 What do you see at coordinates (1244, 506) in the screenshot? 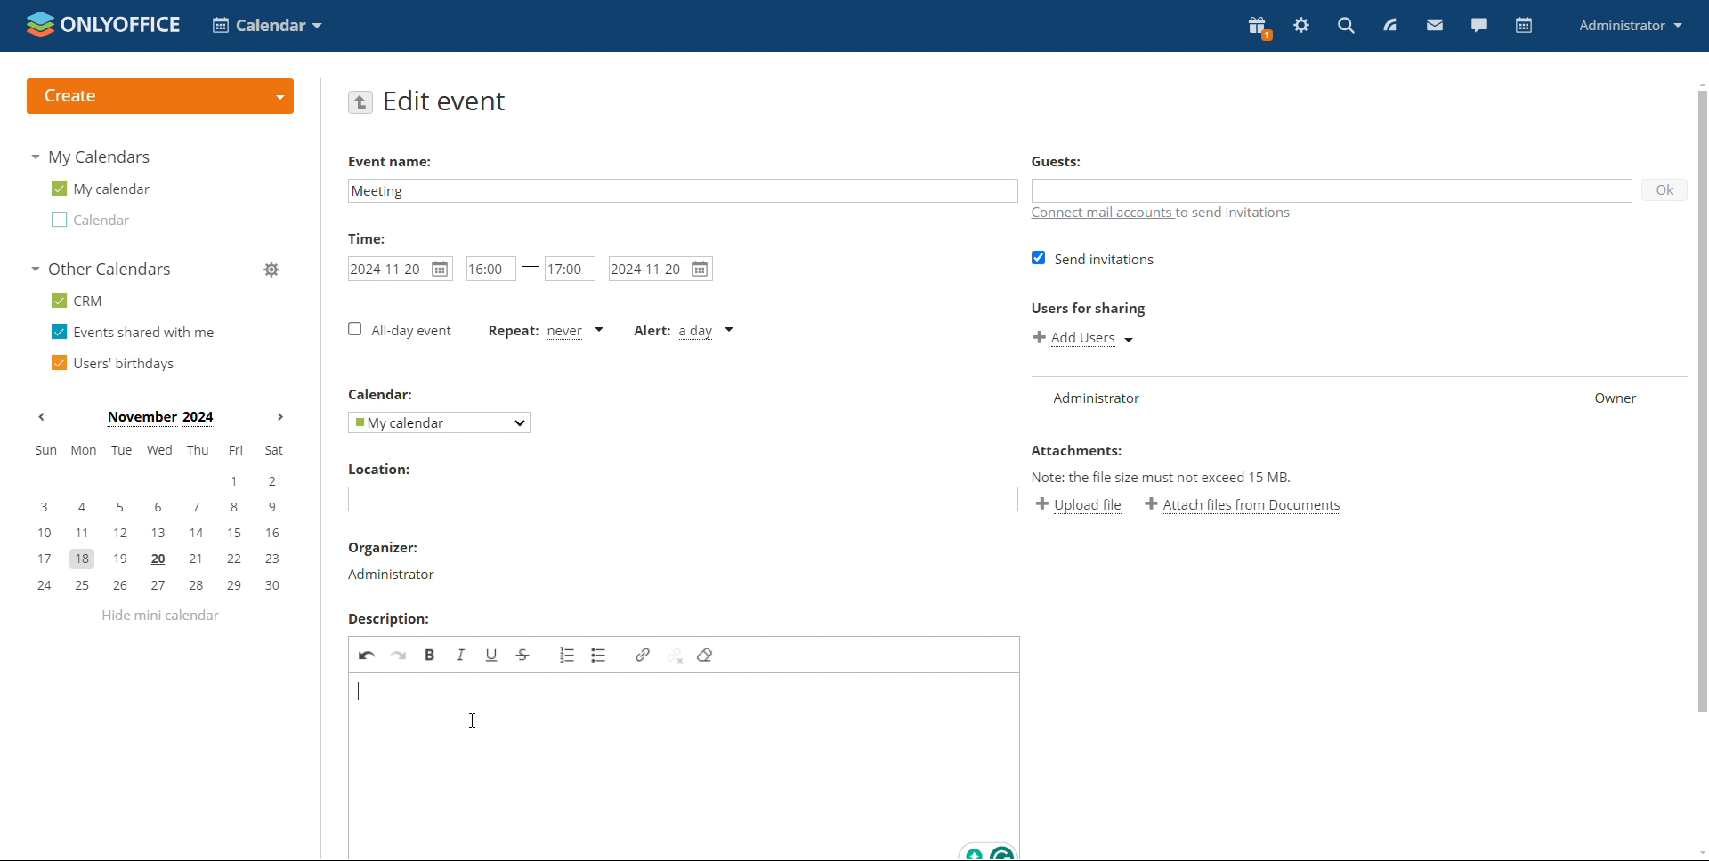
I see `attach file from documents` at bounding box center [1244, 506].